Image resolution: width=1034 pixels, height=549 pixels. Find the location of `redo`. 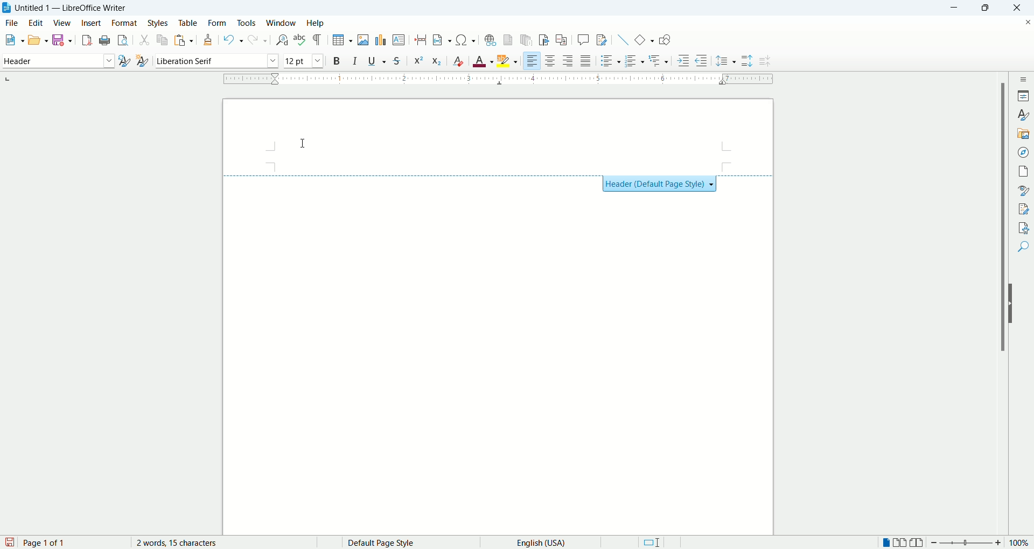

redo is located at coordinates (257, 39).